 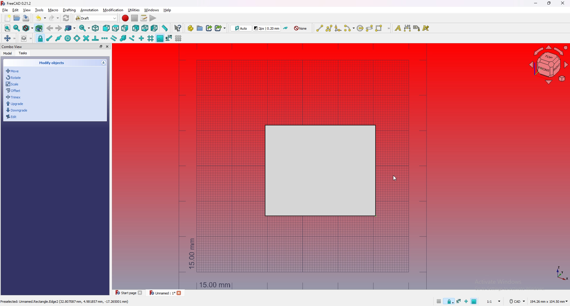 What do you see at coordinates (7, 54) in the screenshot?
I see `model` at bounding box center [7, 54].